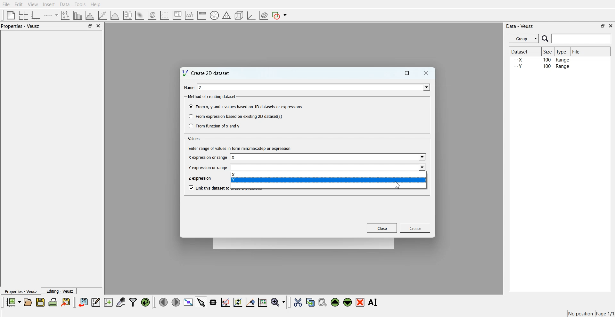 The image size is (615, 317). What do you see at coordinates (315, 87) in the screenshot?
I see `Enter name` at bounding box center [315, 87].